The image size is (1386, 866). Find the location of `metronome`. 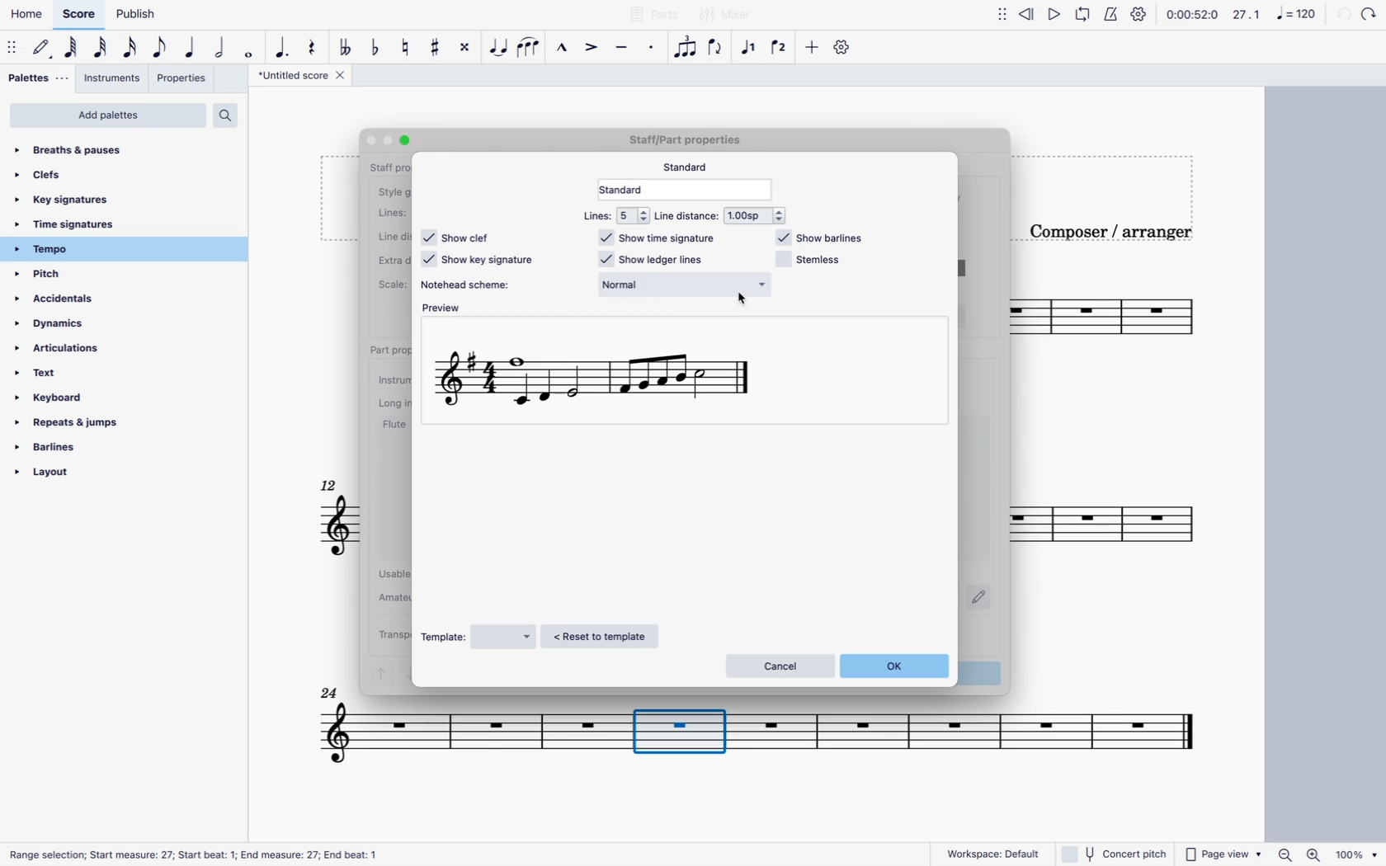

metronome is located at coordinates (1115, 13).